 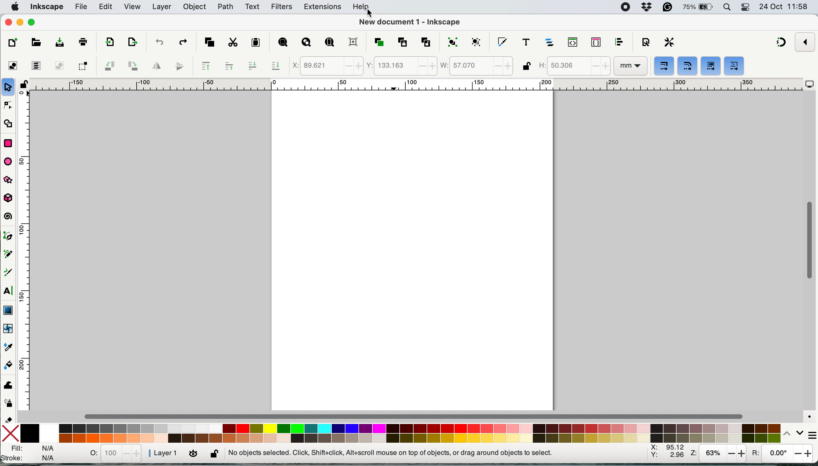 What do you see at coordinates (746, 8) in the screenshot?
I see `control center` at bounding box center [746, 8].